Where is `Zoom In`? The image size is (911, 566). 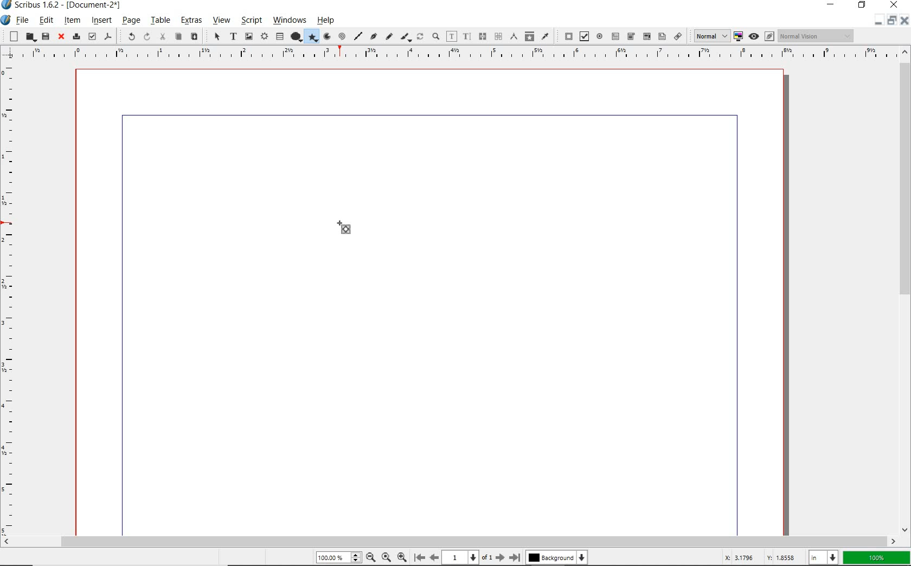 Zoom In is located at coordinates (403, 557).